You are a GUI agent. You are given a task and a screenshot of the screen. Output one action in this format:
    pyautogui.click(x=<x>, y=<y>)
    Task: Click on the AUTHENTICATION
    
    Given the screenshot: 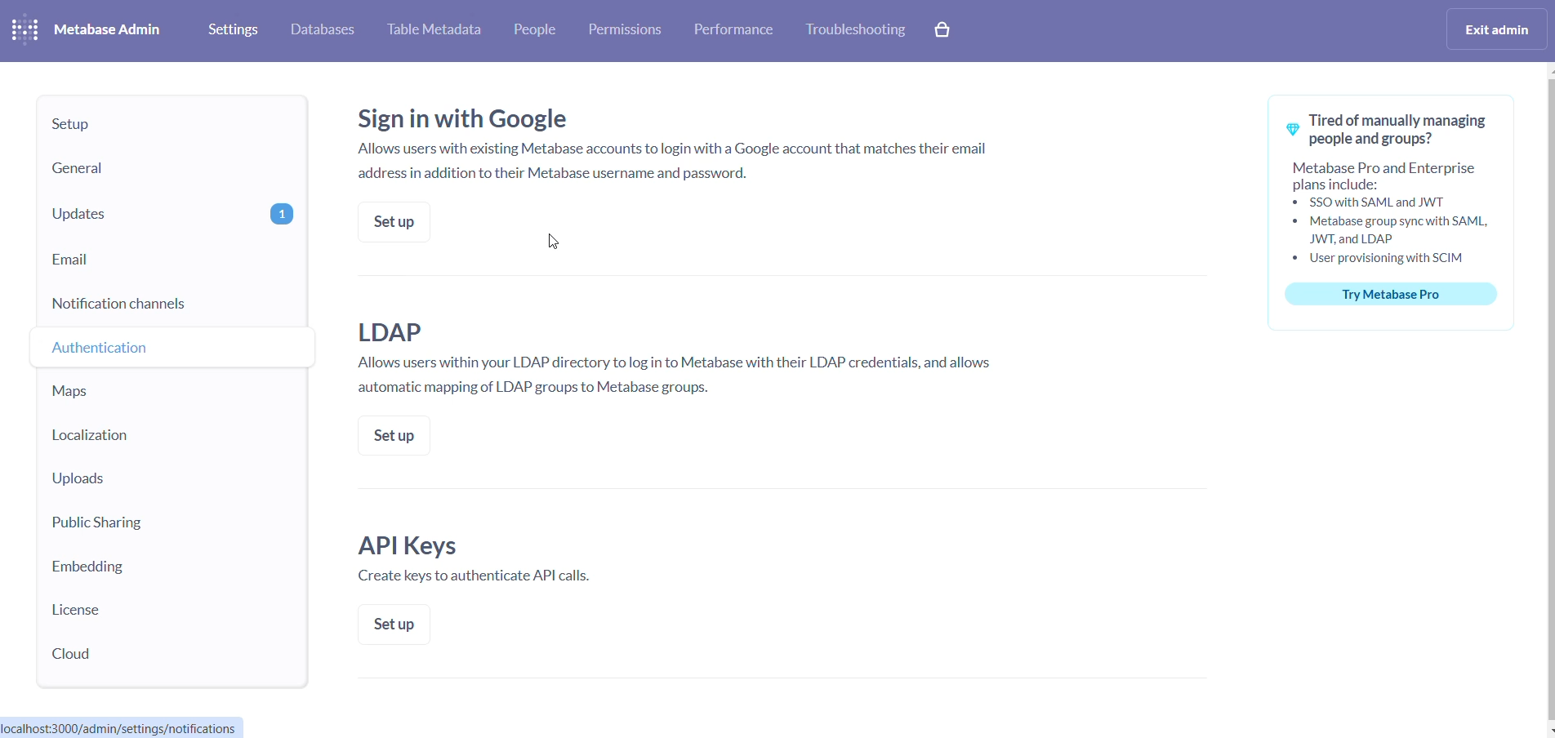 What is the action you would take?
    pyautogui.click(x=164, y=350)
    